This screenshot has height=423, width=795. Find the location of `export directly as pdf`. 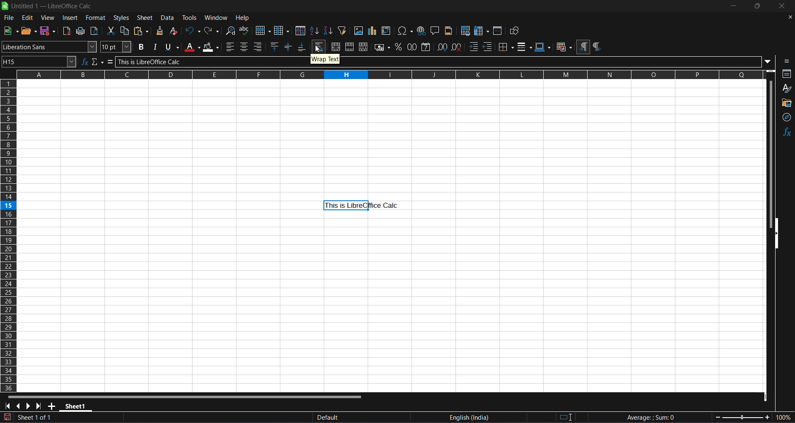

export directly as pdf is located at coordinates (67, 31).